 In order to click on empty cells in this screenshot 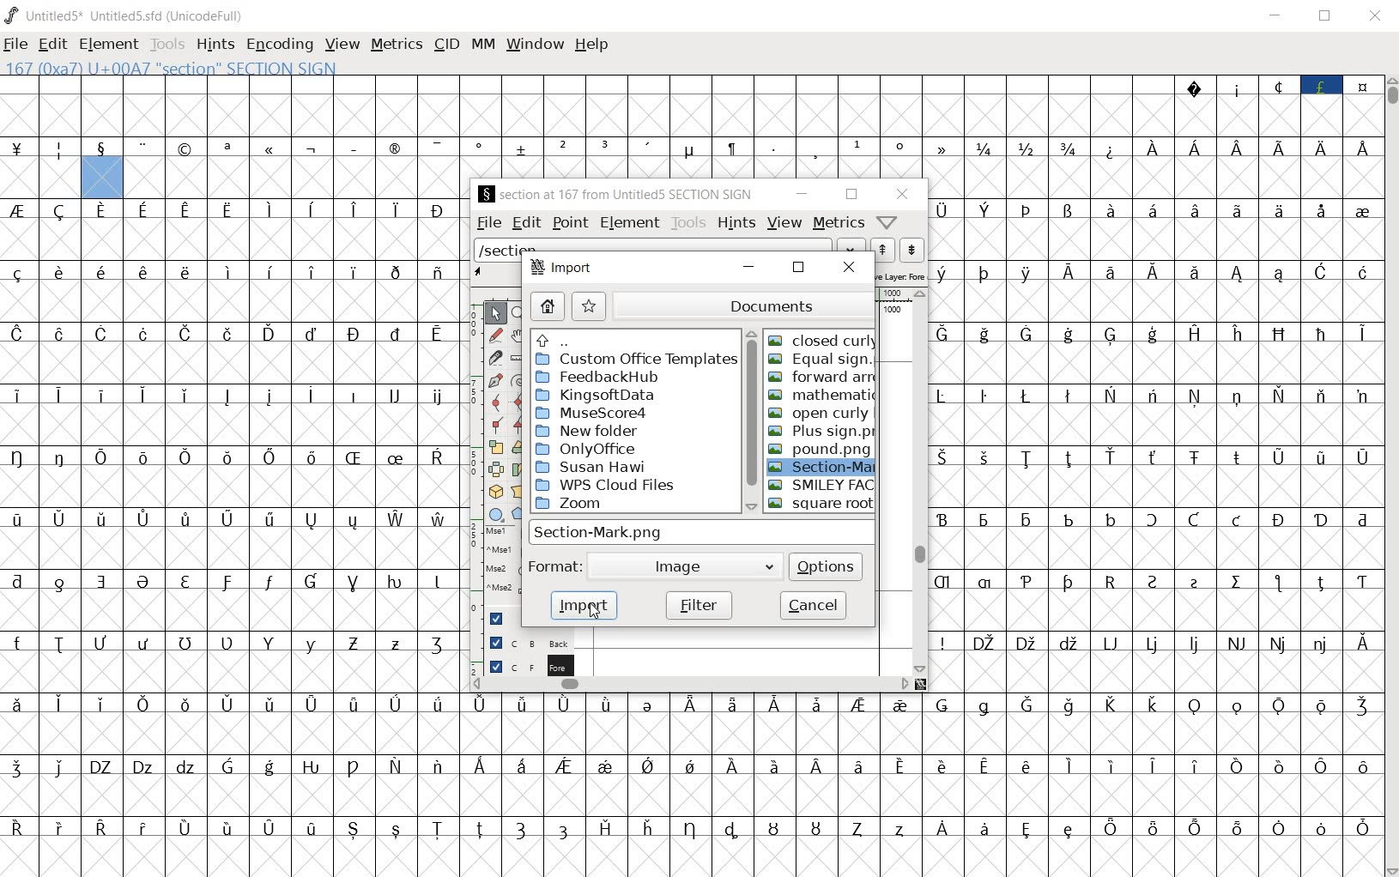, I will do `click(690, 115)`.